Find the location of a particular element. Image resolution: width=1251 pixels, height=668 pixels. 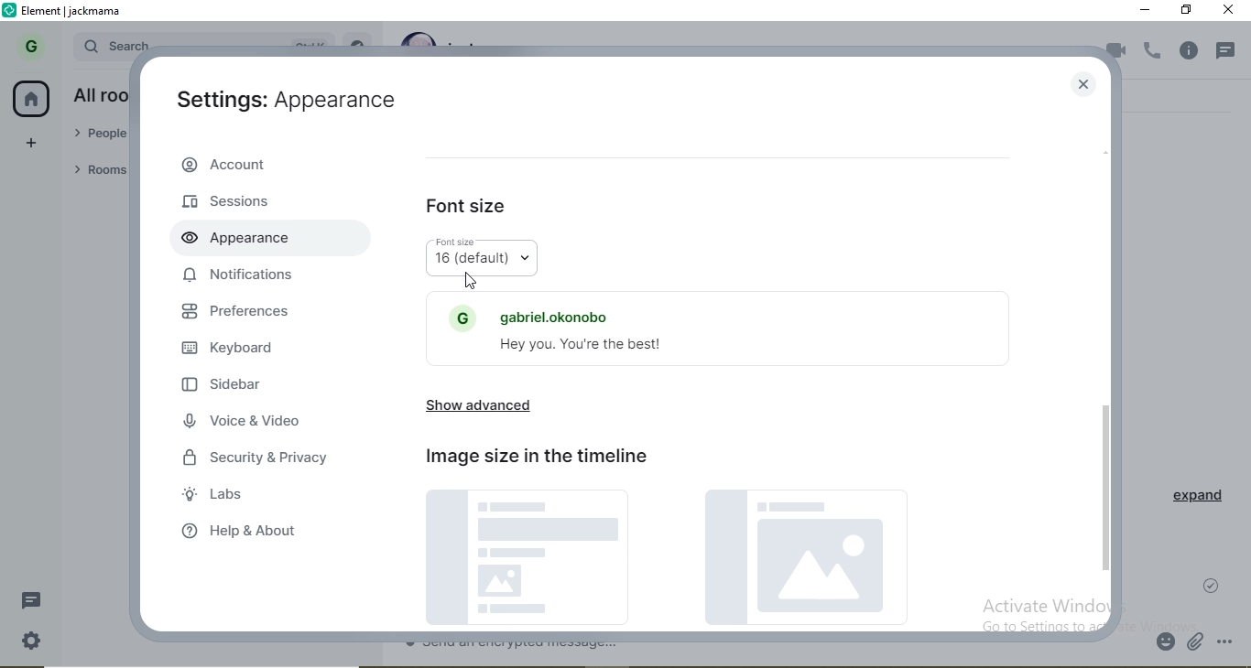

sidebar is located at coordinates (223, 387).